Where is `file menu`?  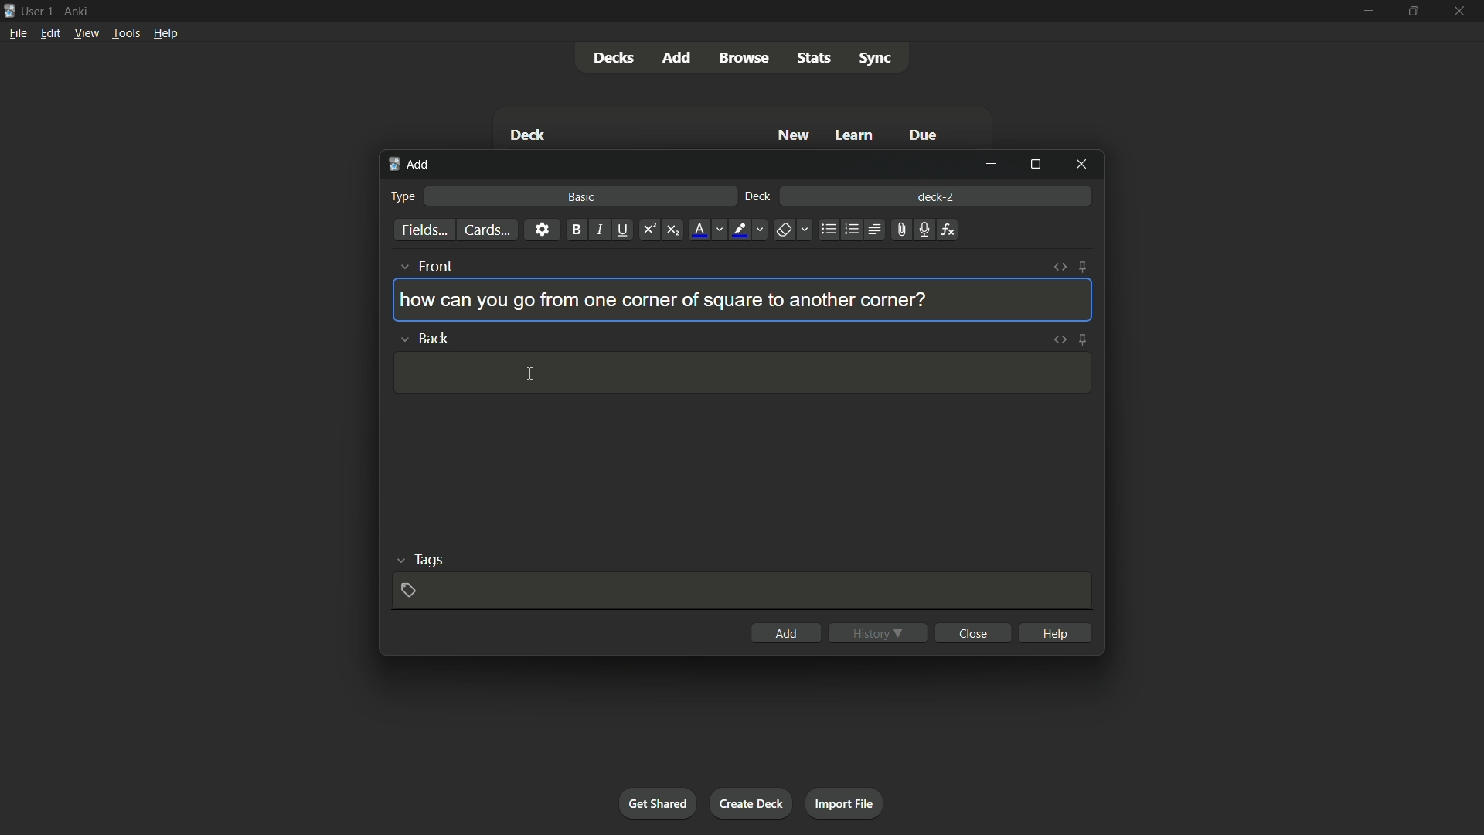 file menu is located at coordinates (16, 33).